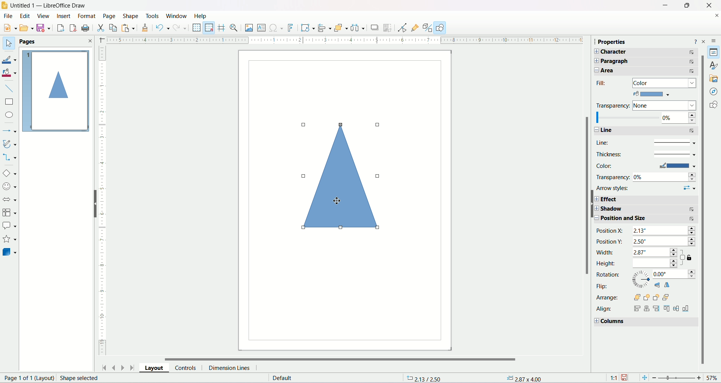 The image size is (721, 383). Describe the element at coordinates (56, 91) in the screenshot. I see `Page outline` at that location.